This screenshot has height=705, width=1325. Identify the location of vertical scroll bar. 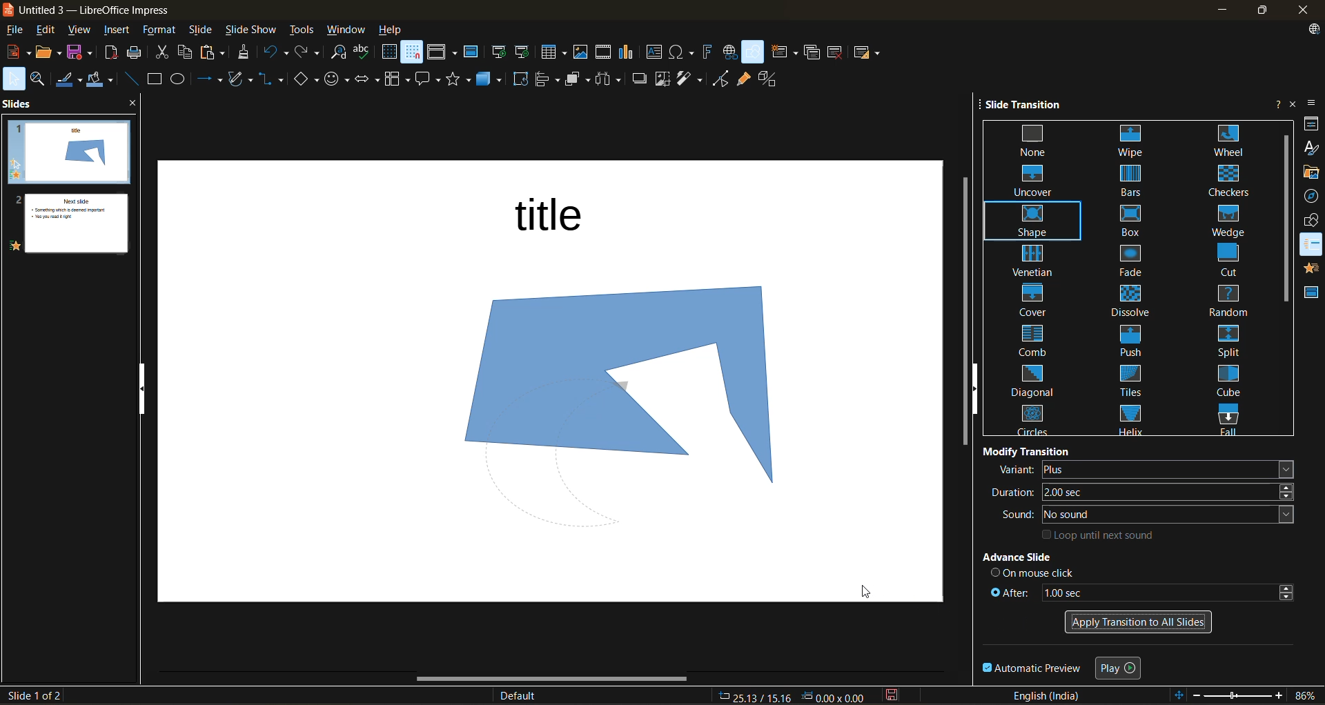
(963, 315).